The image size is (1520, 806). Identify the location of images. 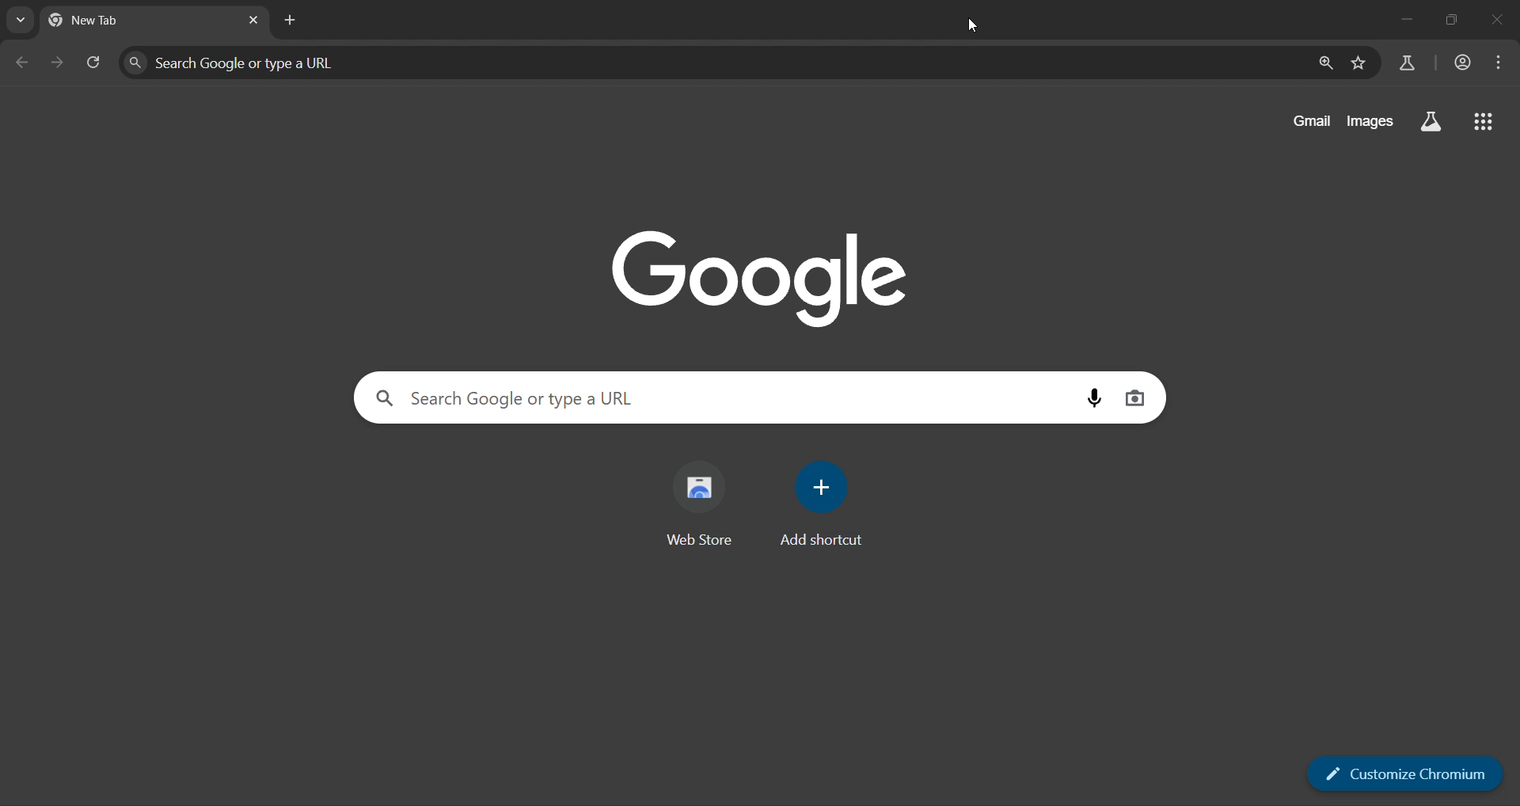
(1370, 120).